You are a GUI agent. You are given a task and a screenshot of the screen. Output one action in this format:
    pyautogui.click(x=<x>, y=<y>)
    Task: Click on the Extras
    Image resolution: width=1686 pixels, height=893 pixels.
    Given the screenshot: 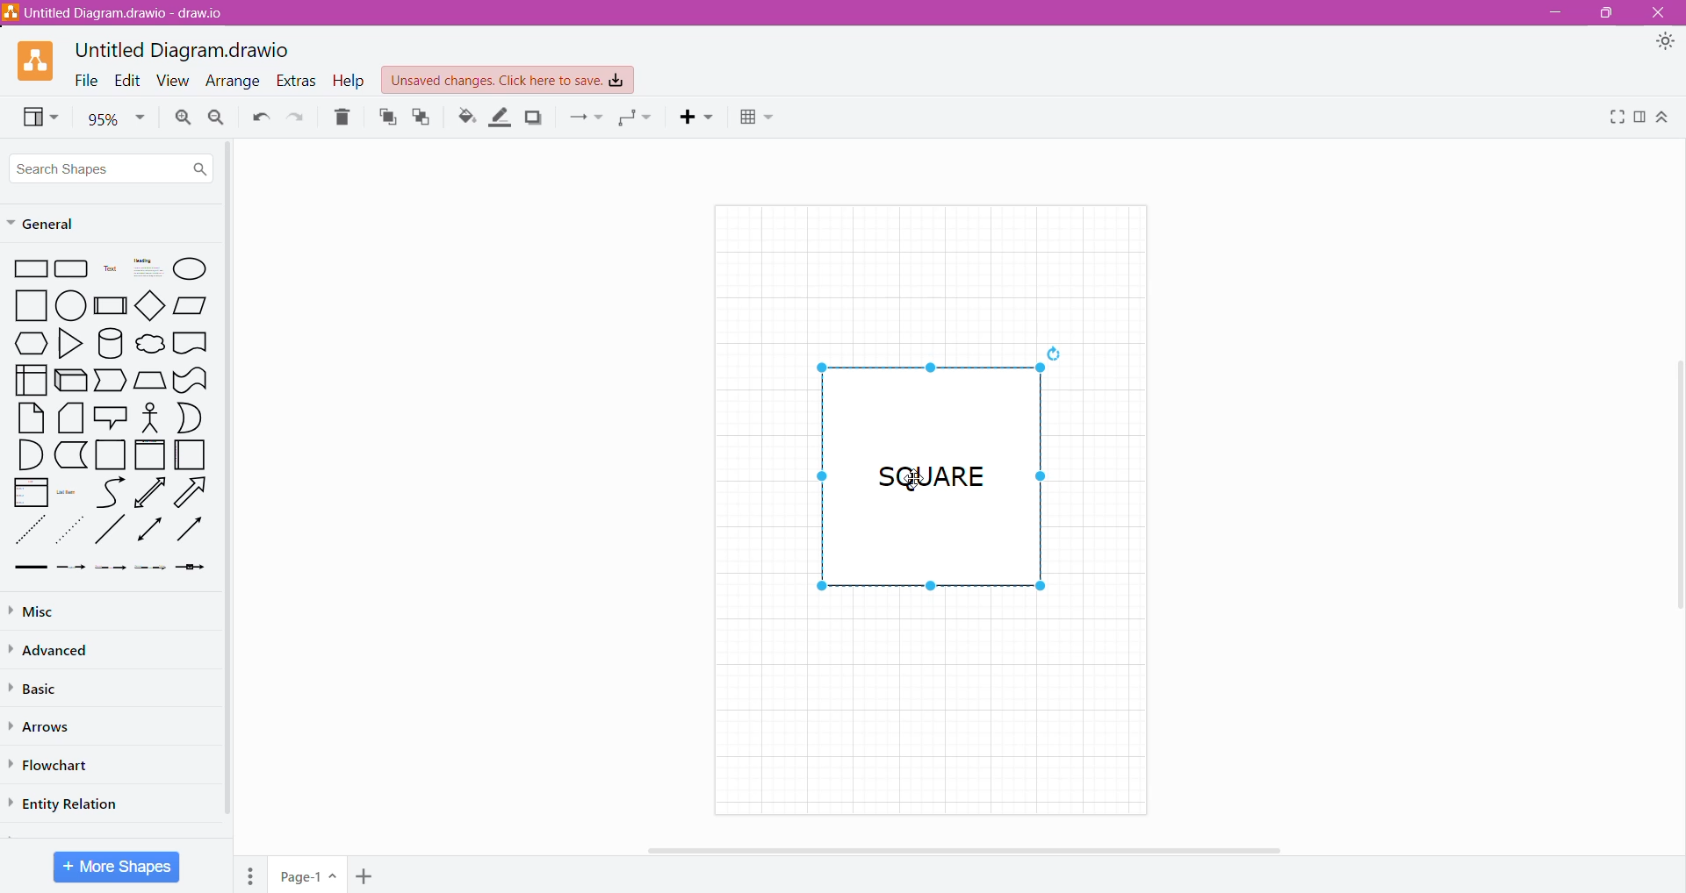 What is the action you would take?
    pyautogui.click(x=296, y=81)
    